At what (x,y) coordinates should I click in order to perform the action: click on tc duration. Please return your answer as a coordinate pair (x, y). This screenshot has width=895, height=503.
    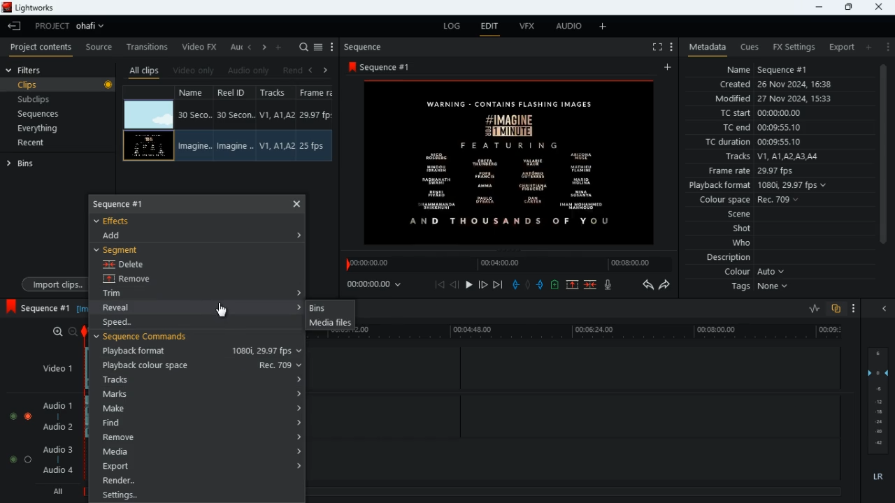
    Looking at the image, I should click on (776, 143).